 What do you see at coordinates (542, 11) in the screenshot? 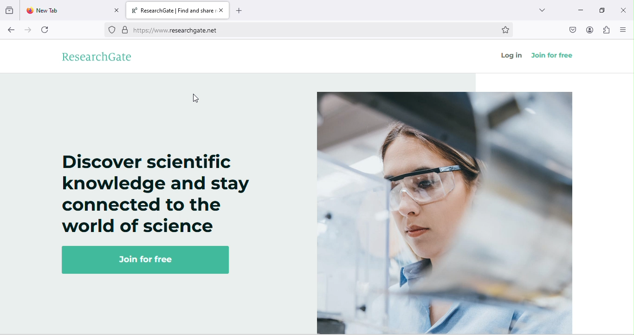
I see `more` at bounding box center [542, 11].